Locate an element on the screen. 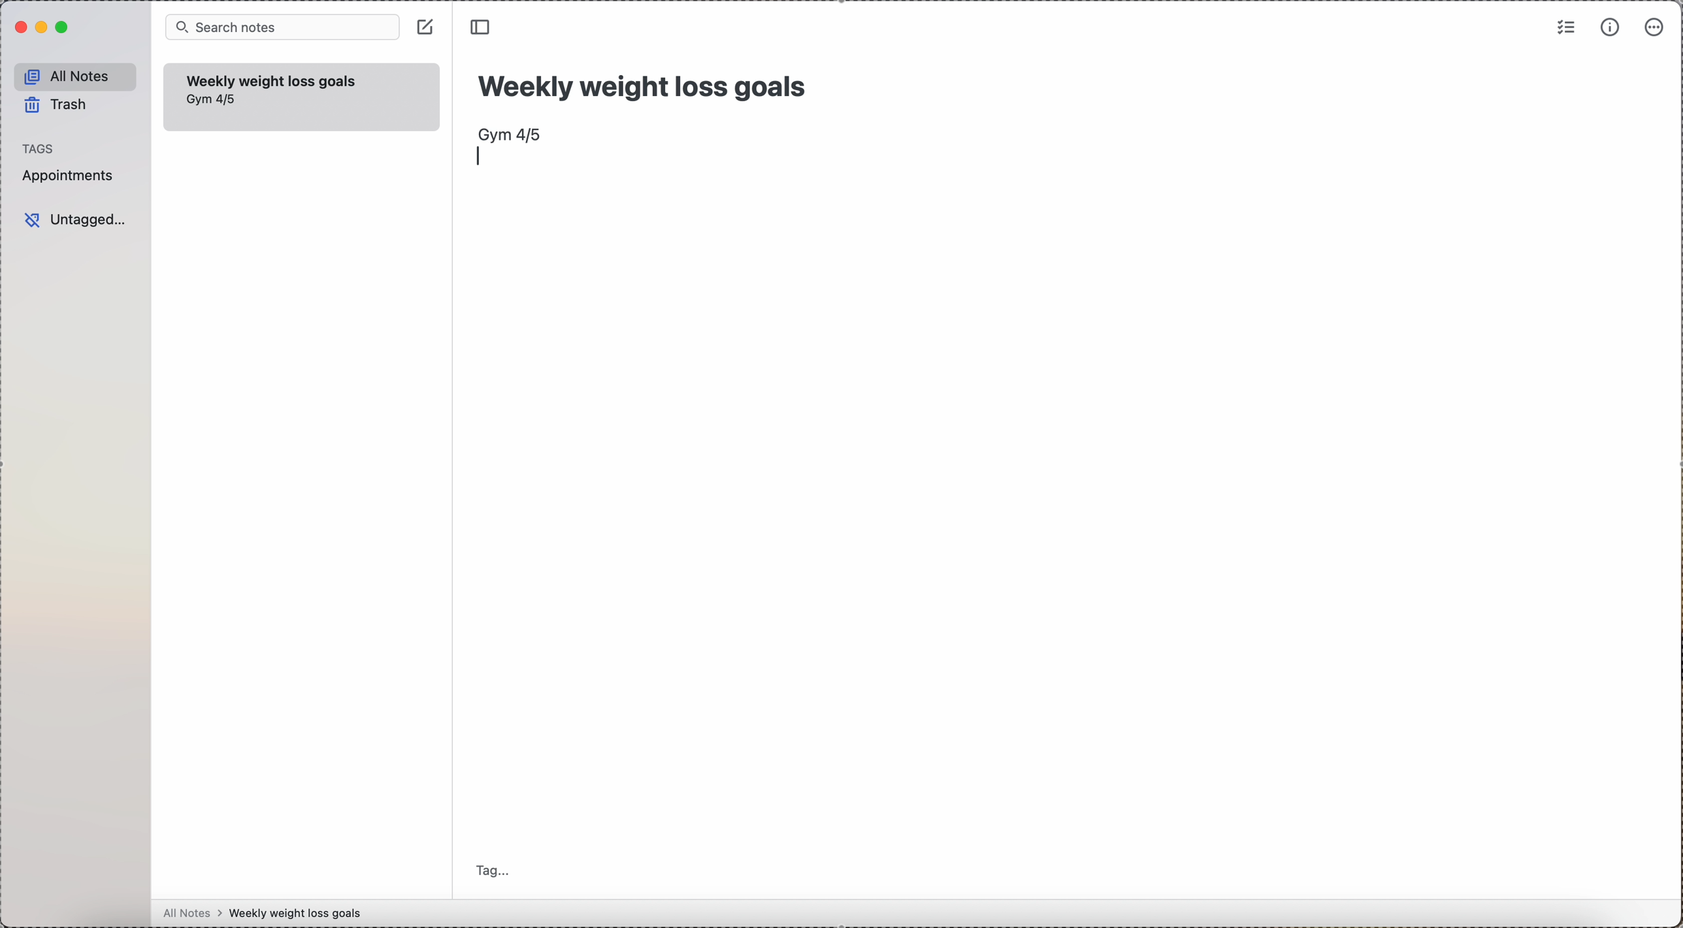 The height and width of the screenshot is (928, 1683). trash is located at coordinates (56, 104).